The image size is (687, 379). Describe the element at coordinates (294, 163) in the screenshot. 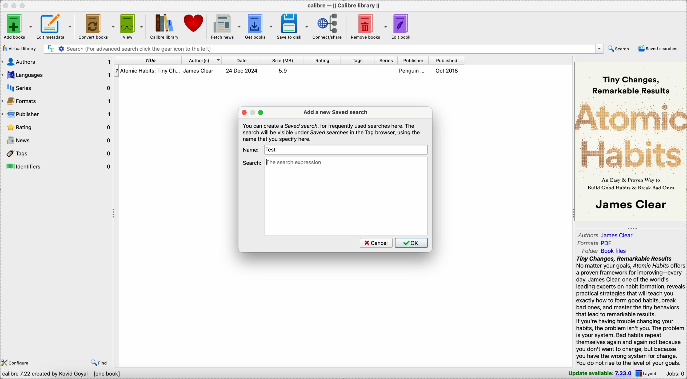

I see `typing` at that location.